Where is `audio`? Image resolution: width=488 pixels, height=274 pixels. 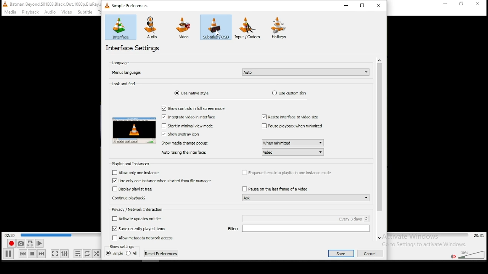 audio is located at coordinates (50, 13).